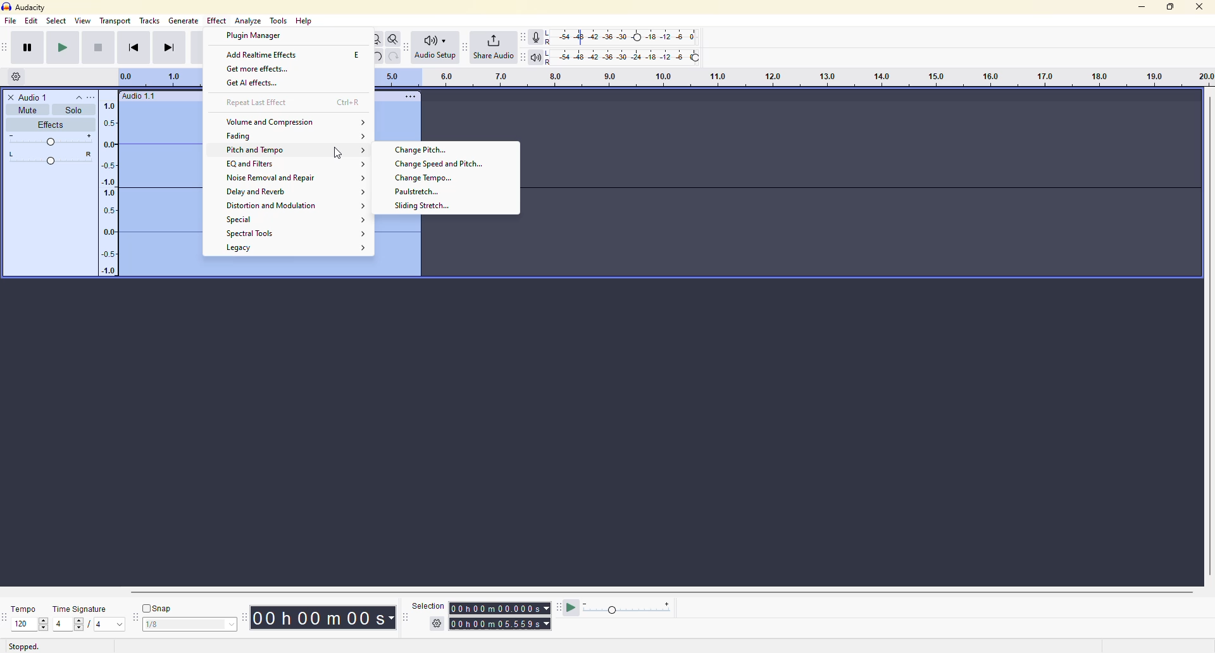 Image resolution: width=1215 pixels, height=653 pixels. Describe the element at coordinates (256, 36) in the screenshot. I see `plugin manager` at that location.